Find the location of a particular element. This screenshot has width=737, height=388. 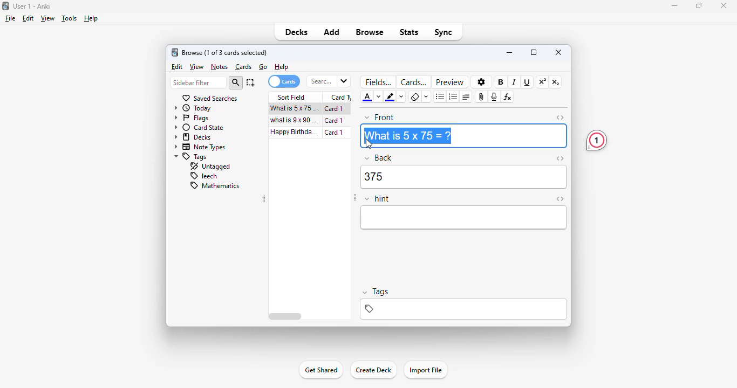

edit is located at coordinates (177, 66).